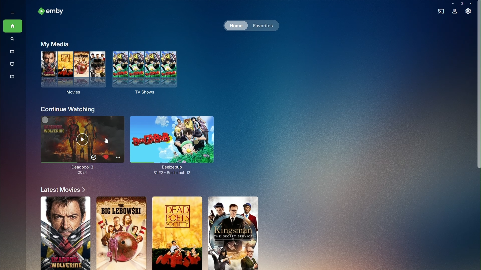  I want to click on Latest Movies, so click(63, 190).